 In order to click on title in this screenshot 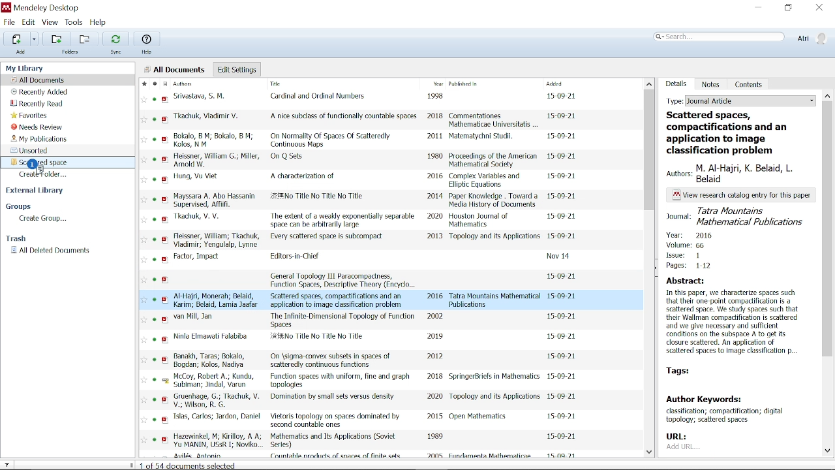, I will do `click(331, 360)`.